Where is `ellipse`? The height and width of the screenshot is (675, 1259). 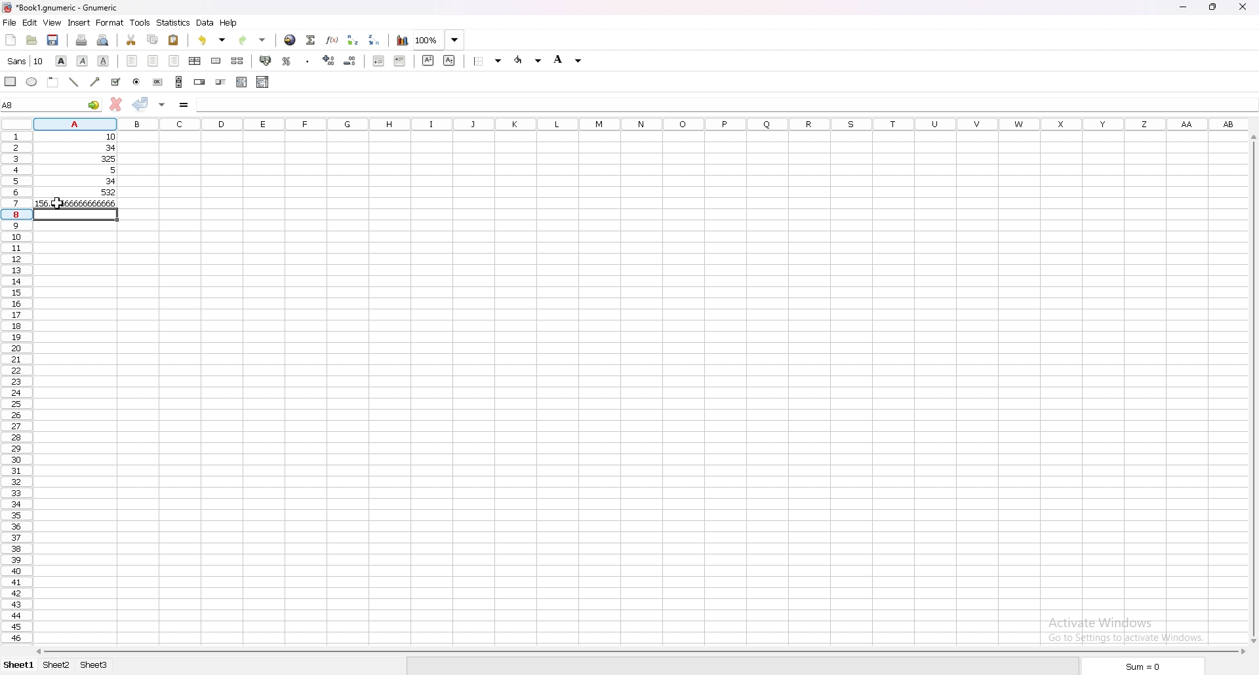 ellipse is located at coordinates (31, 81).